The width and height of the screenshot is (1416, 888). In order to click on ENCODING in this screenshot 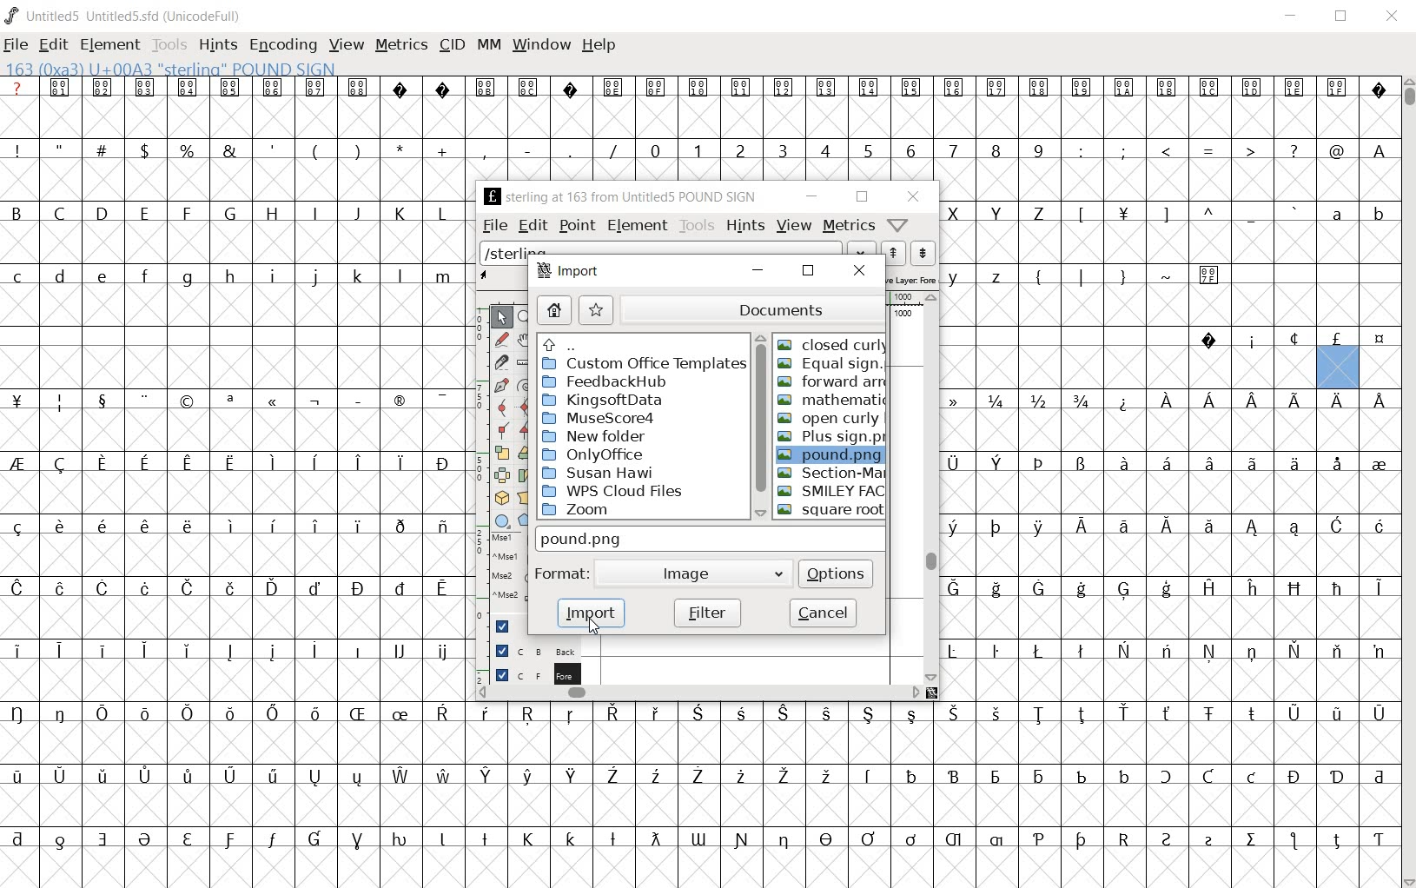, I will do `click(281, 46)`.